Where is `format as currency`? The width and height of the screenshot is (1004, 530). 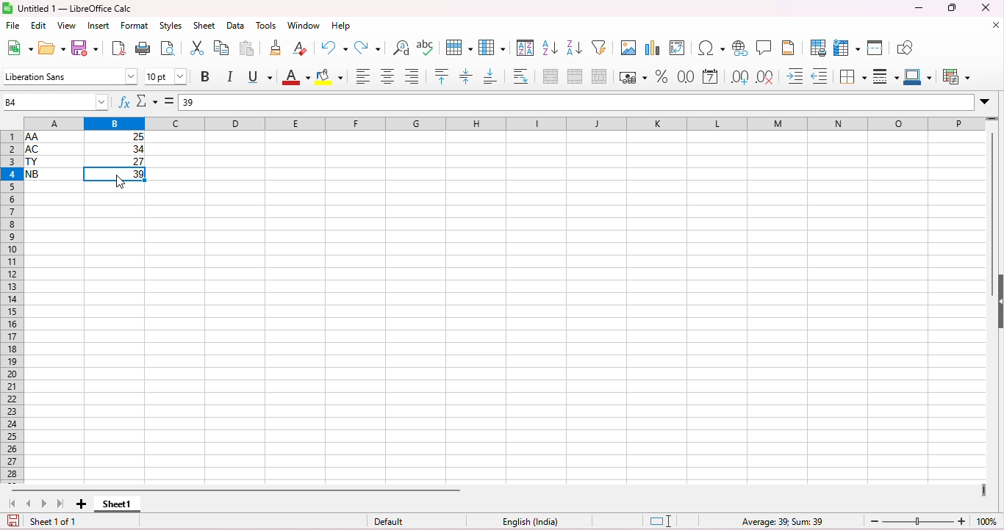 format as currency is located at coordinates (633, 76).